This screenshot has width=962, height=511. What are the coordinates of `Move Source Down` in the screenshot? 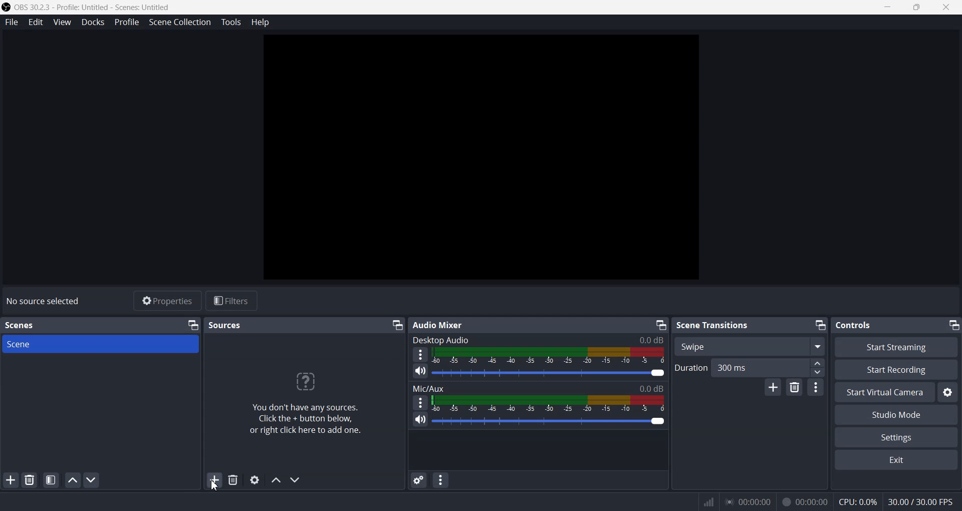 It's located at (295, 479).